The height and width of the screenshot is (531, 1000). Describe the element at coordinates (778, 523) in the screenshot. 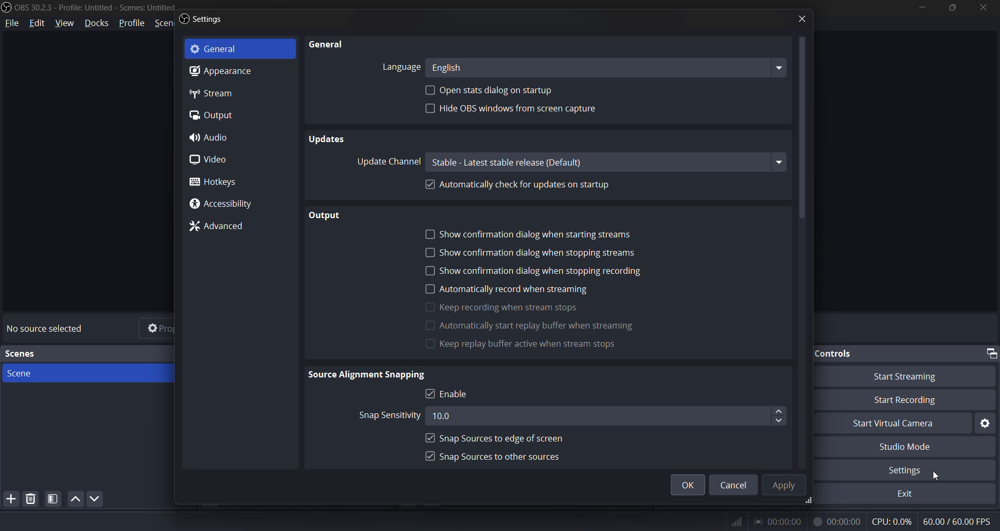

I see `00:00:00` at that location.